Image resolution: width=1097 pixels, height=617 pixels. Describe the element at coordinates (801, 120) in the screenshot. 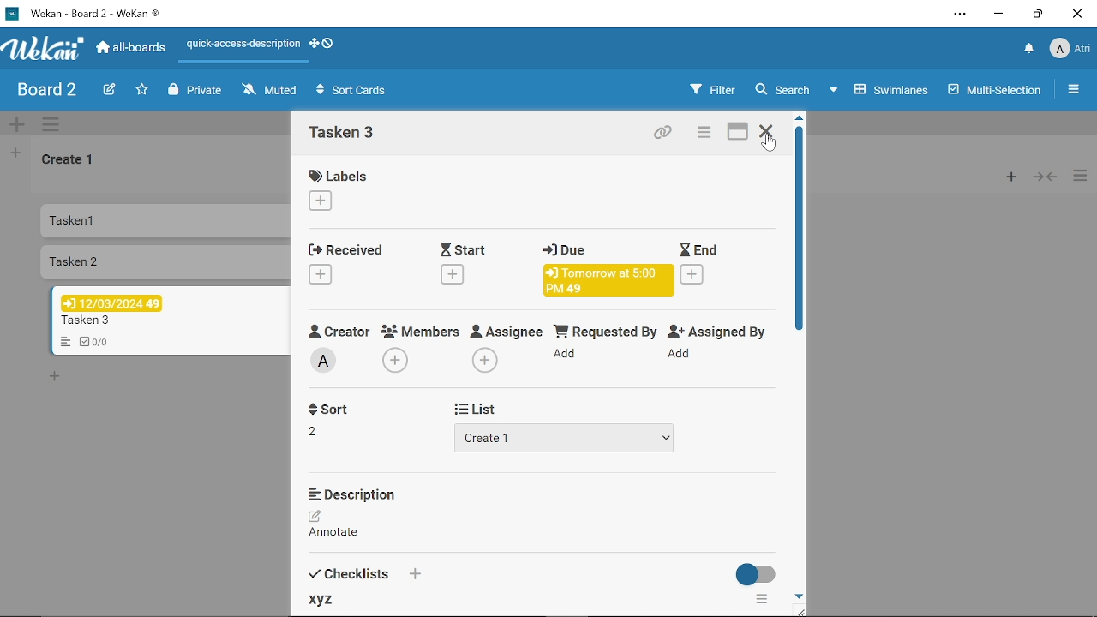

I see `move up` at that location.